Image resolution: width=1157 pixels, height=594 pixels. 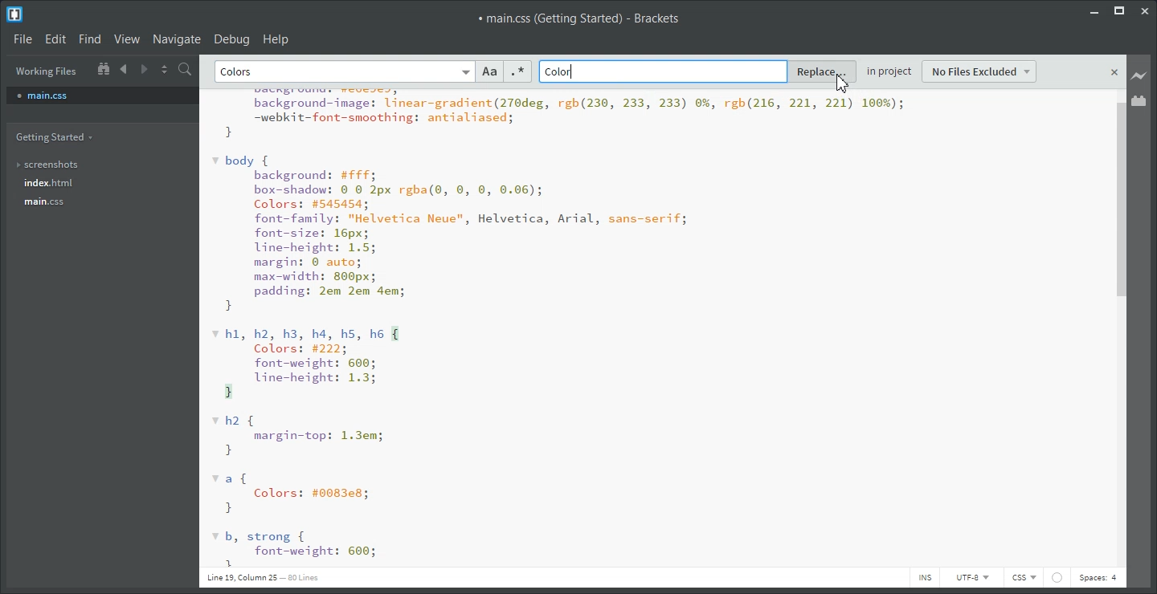 What do you see at coordinates (1118, 332) in the screenshot?
I see `Vertical Scroll bar` at bounding box center [1118, 332].